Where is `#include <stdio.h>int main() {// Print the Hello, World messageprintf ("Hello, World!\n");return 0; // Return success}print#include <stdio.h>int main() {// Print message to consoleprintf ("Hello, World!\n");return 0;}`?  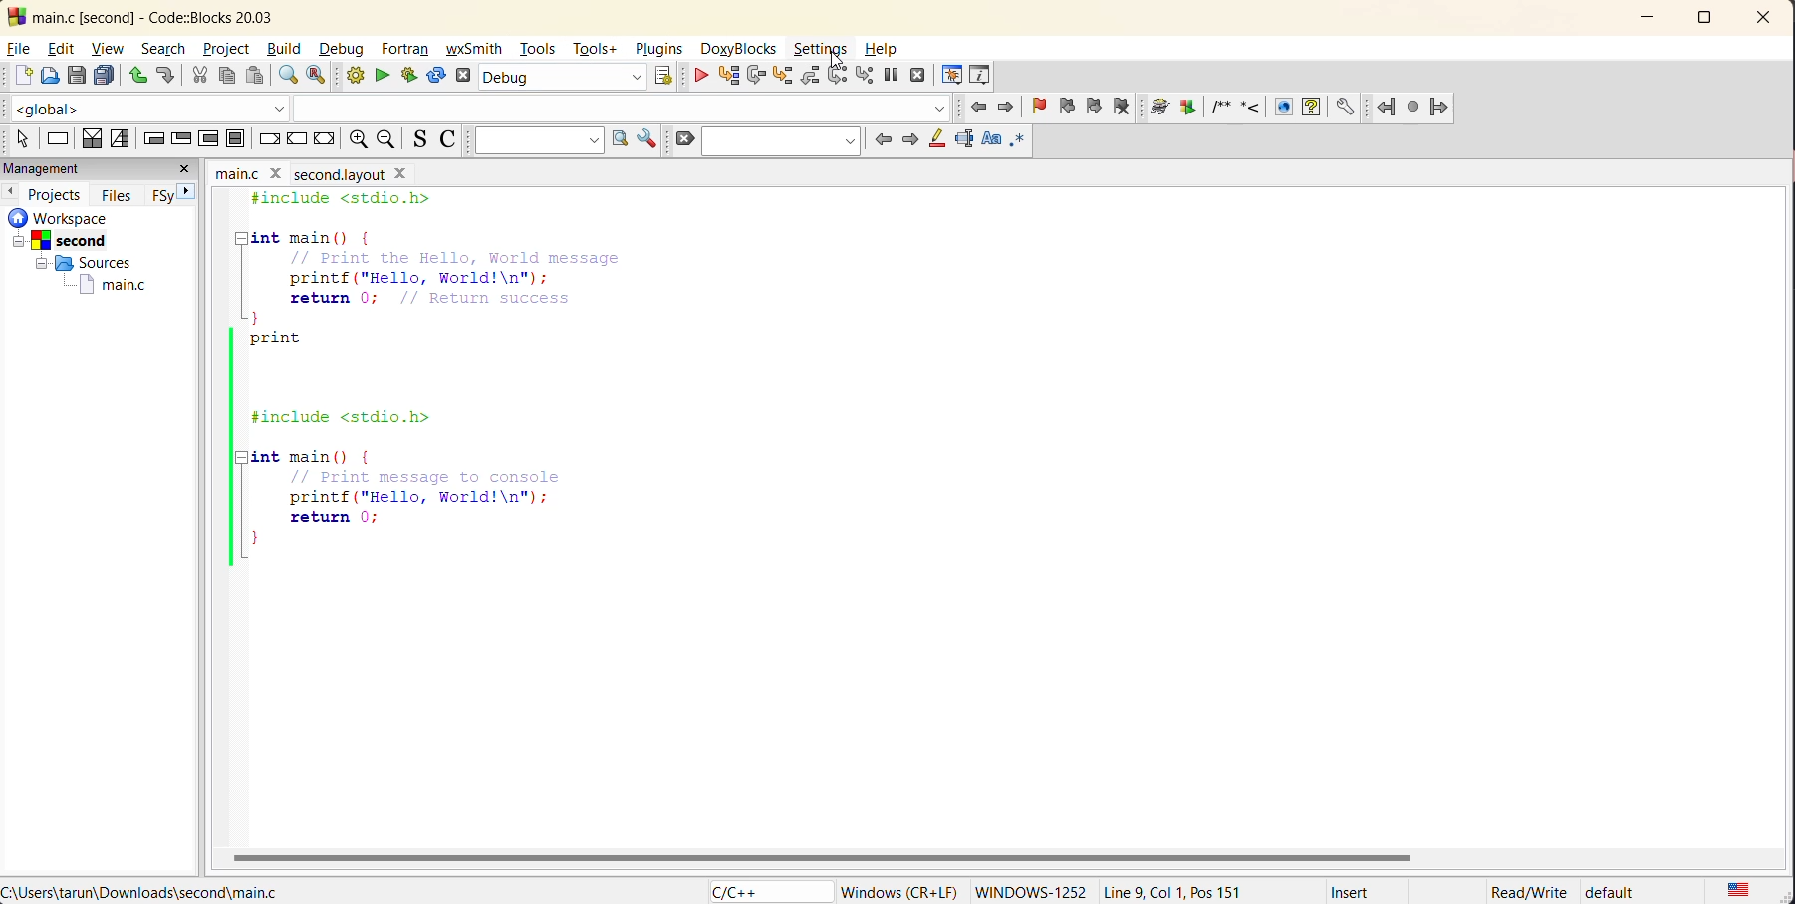 #include <stdio.h>int main() {// Print the Hello, World messageprintf ("Hello, World!\n");return 0; // Return success}print#include <stdio.h>int main() {// Print message to consoleprintf ("Hello, World!\n");return 0;} is located at coordinates (460, 386).